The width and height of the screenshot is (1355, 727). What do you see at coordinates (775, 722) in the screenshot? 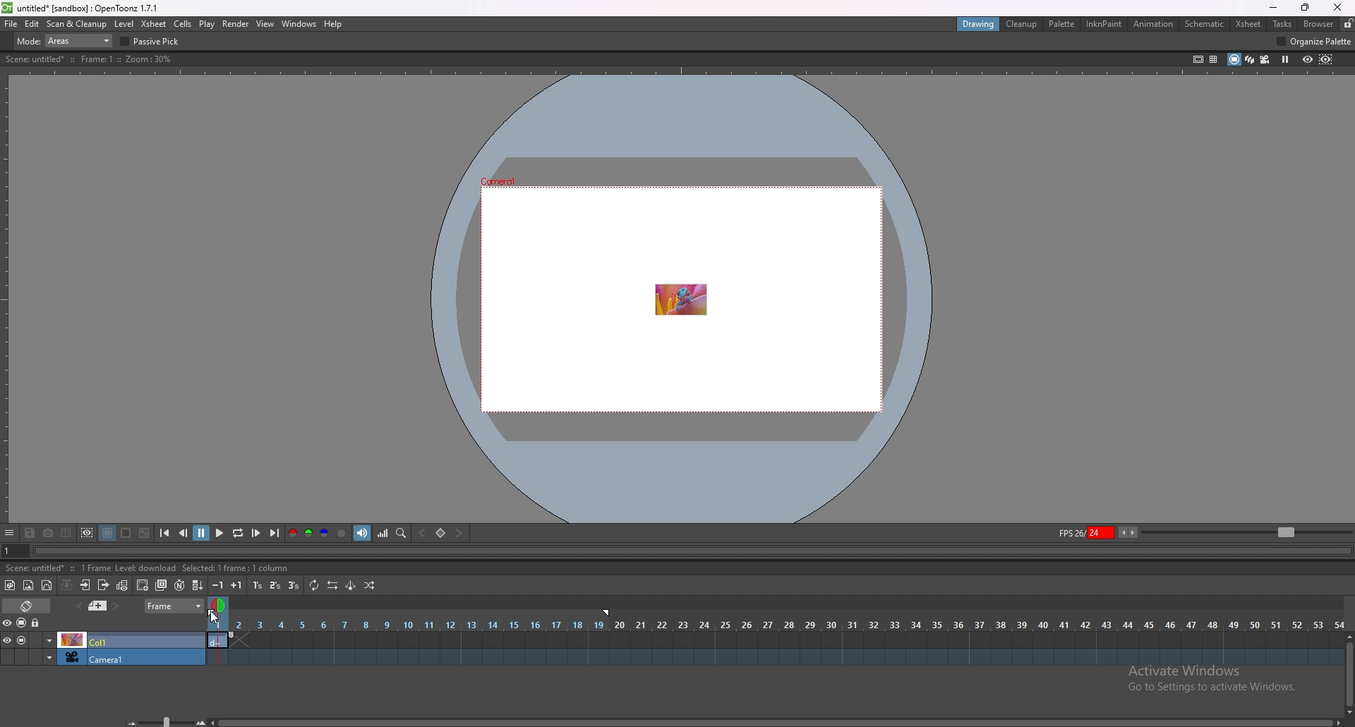
I see `scroll bar` at bounding box center [775, 722].